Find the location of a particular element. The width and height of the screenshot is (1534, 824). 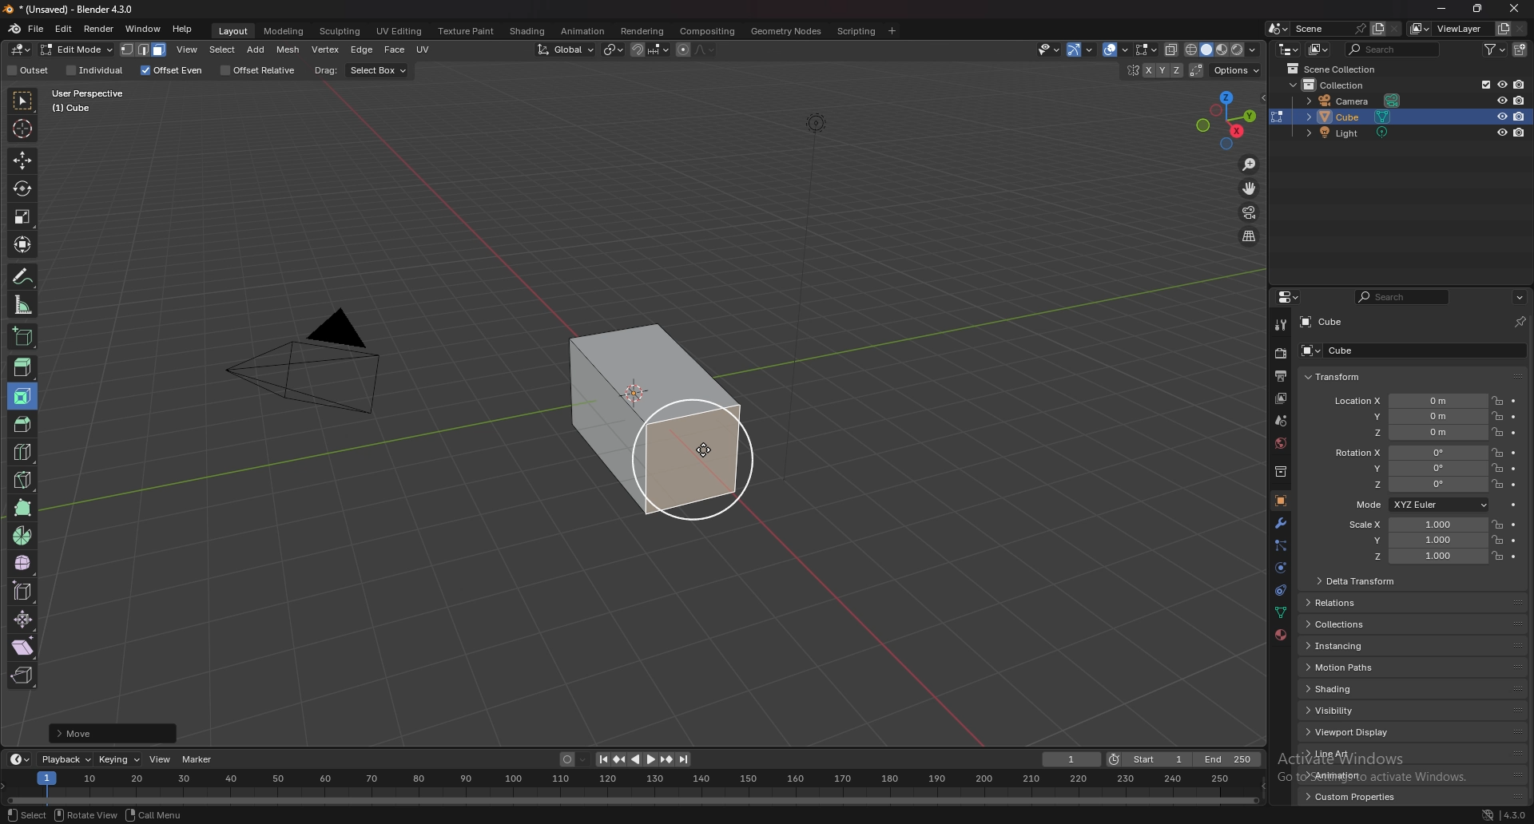

animate property is located at coordinates (1513, 541).